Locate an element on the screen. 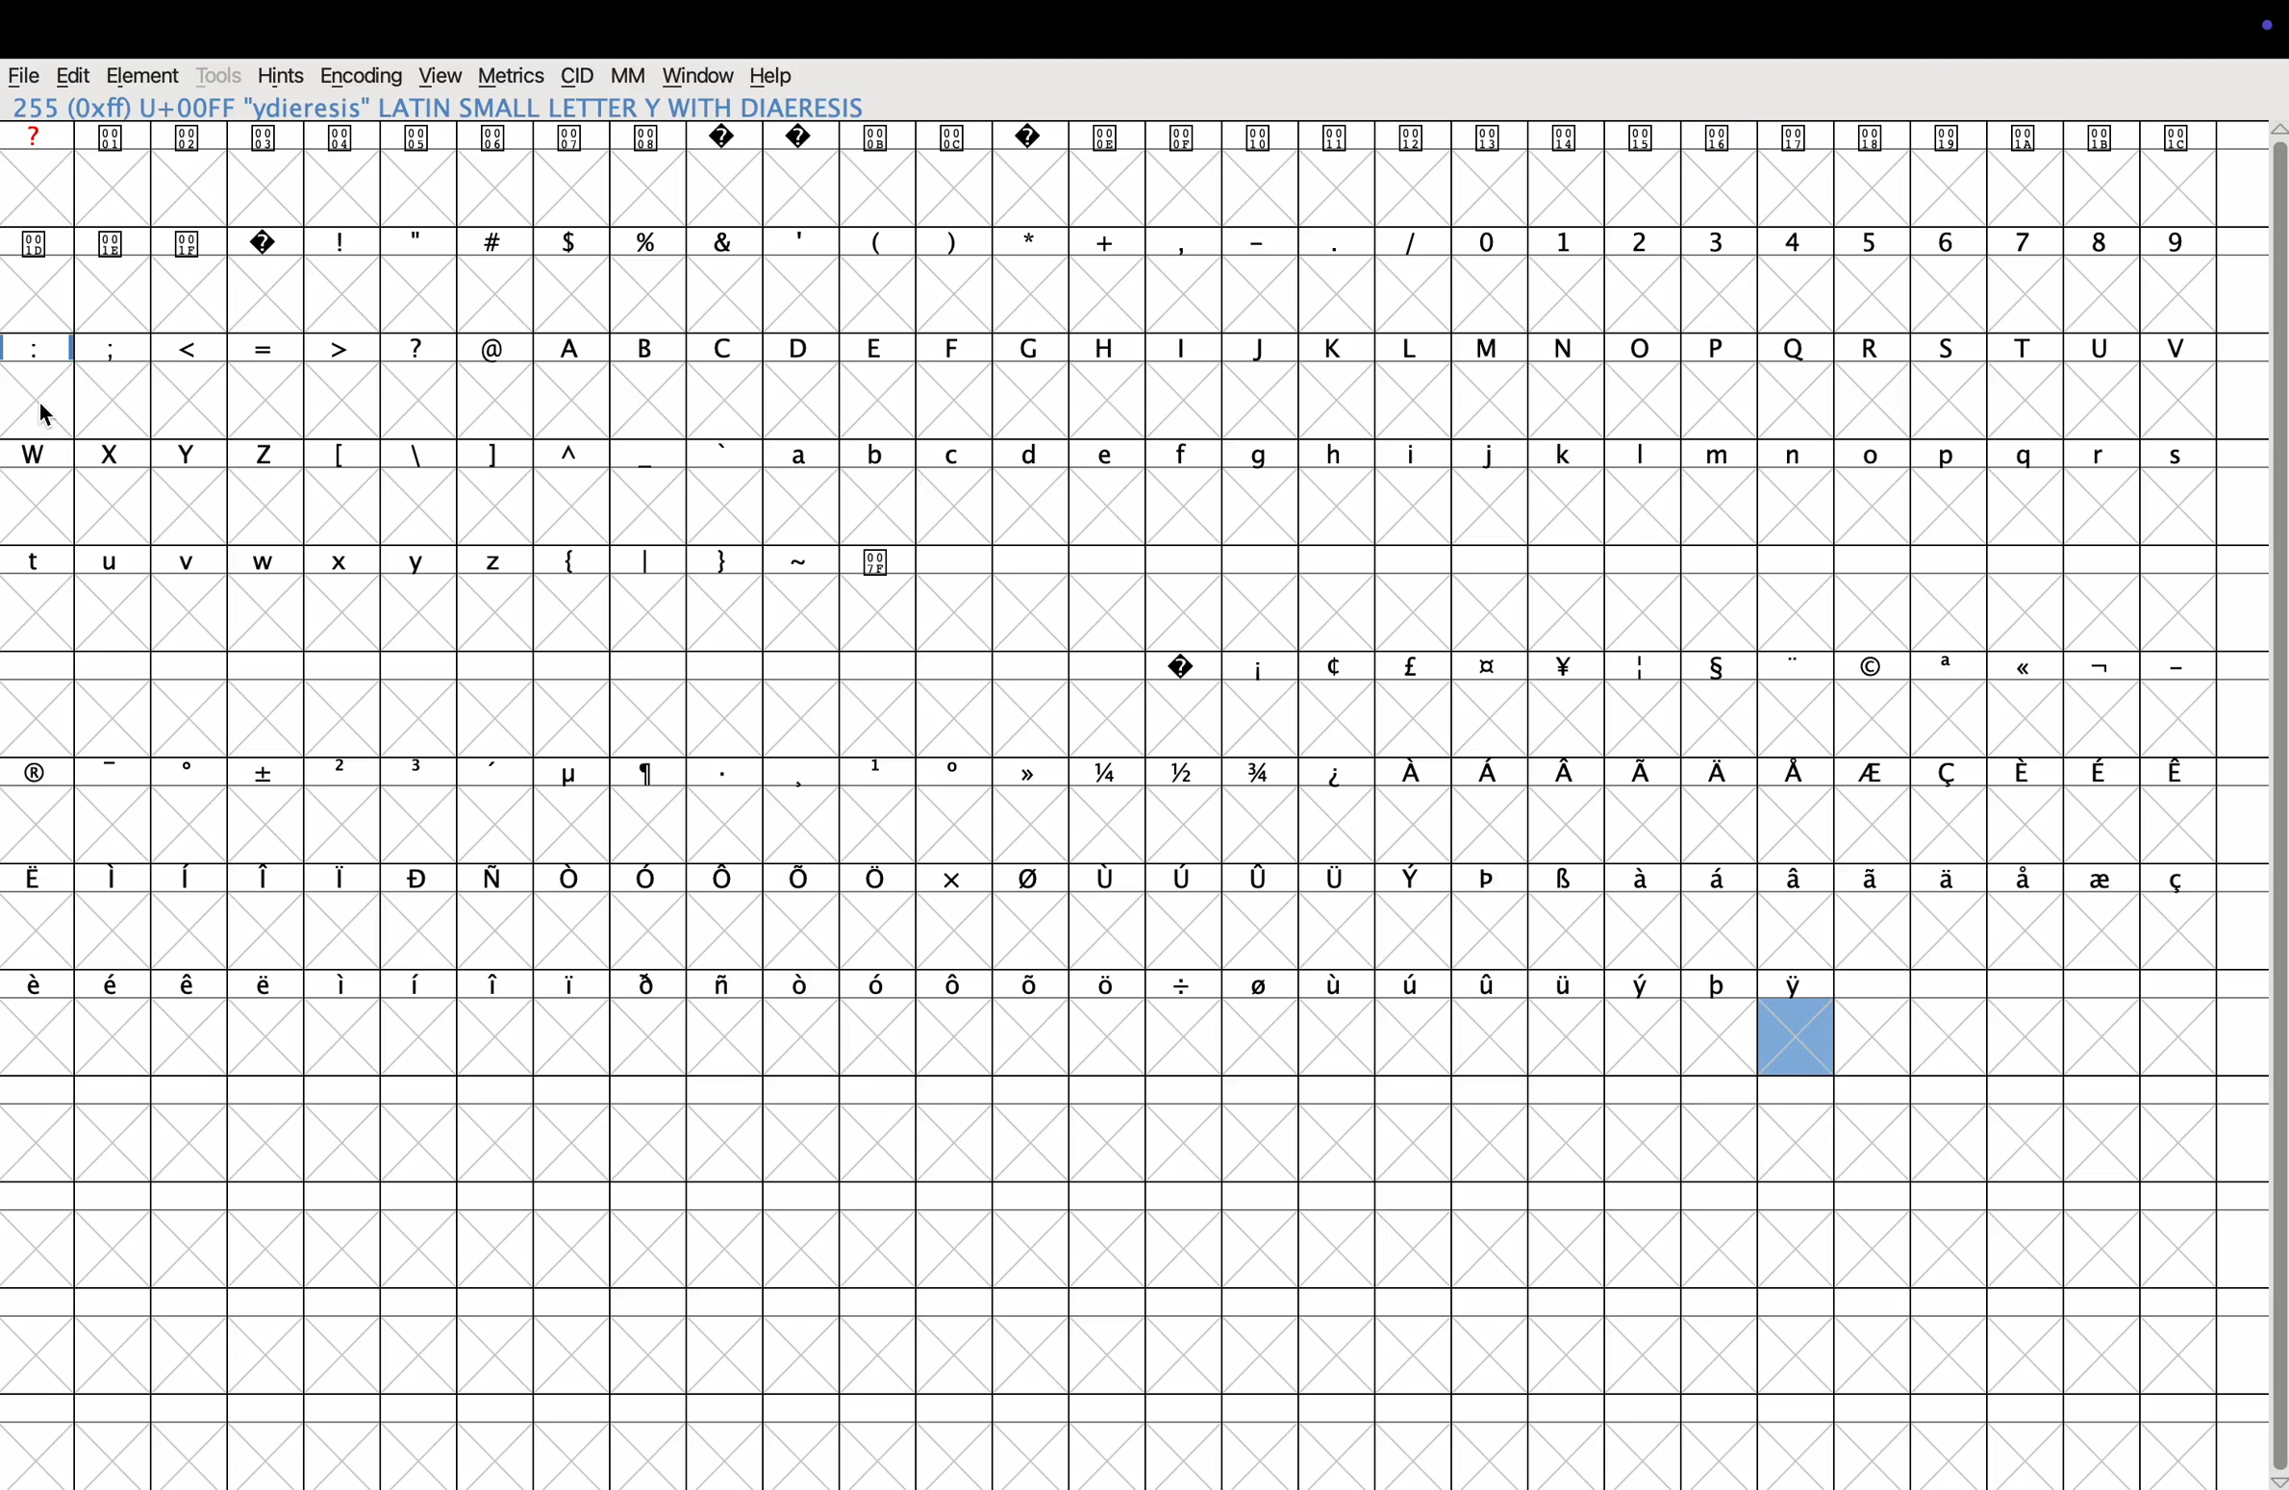 This screenshot has width=2289, height=1490. b is located at coordinates (880, 496).